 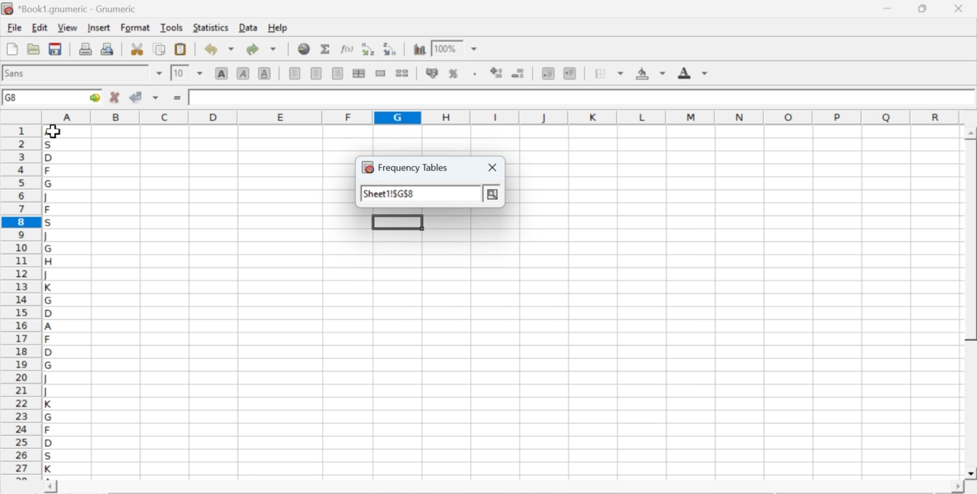 I want to click on bold, so click(x=222, y=72).